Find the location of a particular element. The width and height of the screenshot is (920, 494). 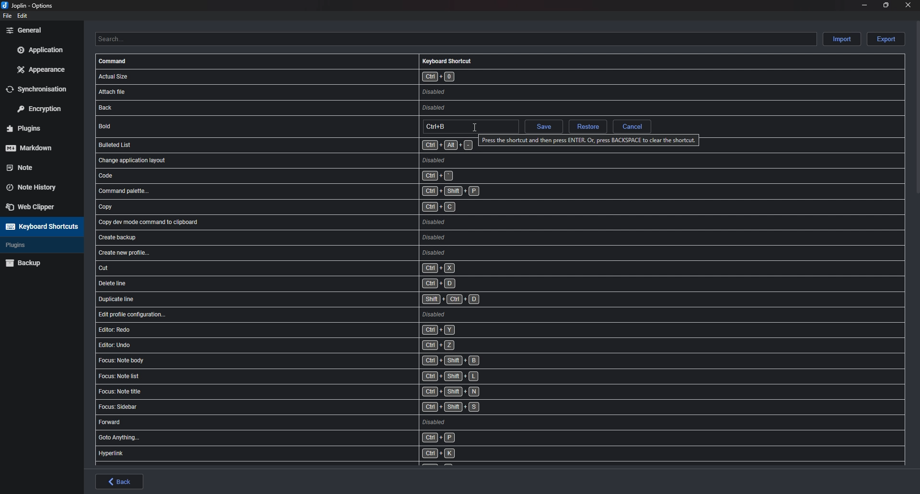

Search shortcuts is located at coordinates (455, 39).